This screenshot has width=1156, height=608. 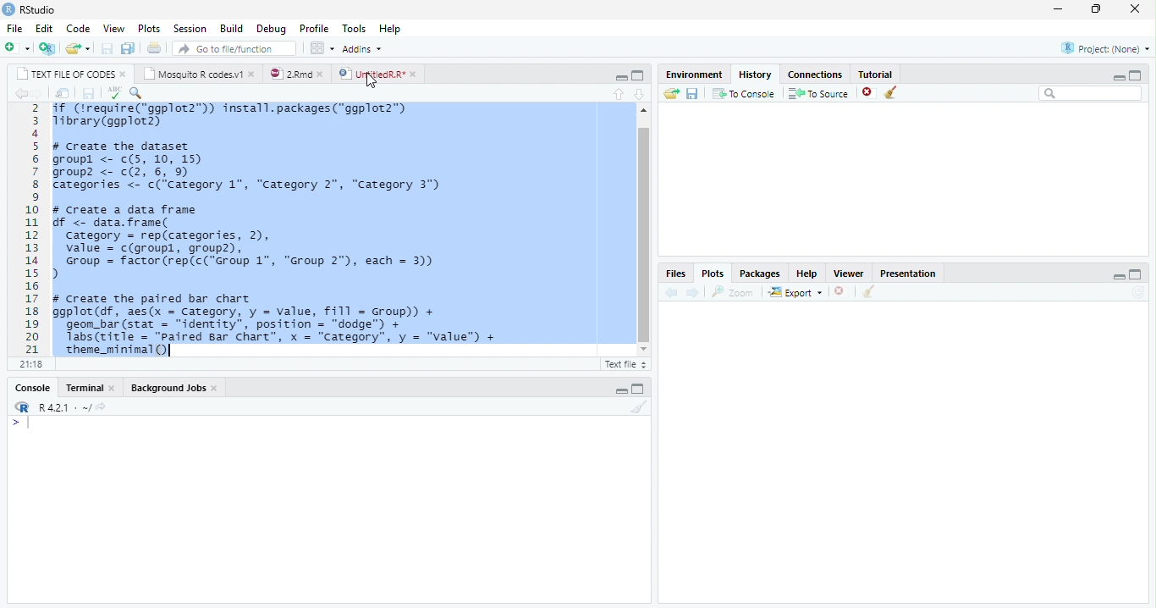 What do you see at coordinates (351, 28) in the screenshot?
I see `tools` at bounding box center [351, 28].